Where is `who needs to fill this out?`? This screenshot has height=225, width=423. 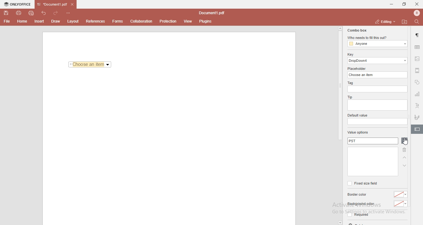 who needs to fill this out? is located at coordinates (377, 38).